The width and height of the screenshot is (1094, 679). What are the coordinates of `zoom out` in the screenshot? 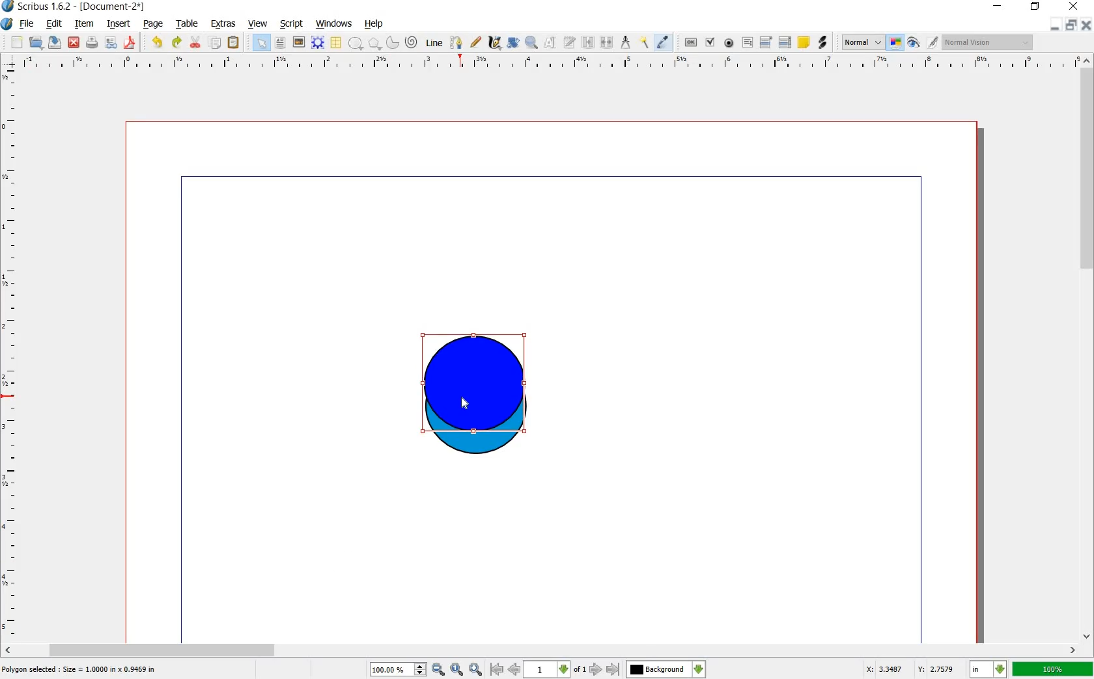 It's located at (438, 669).